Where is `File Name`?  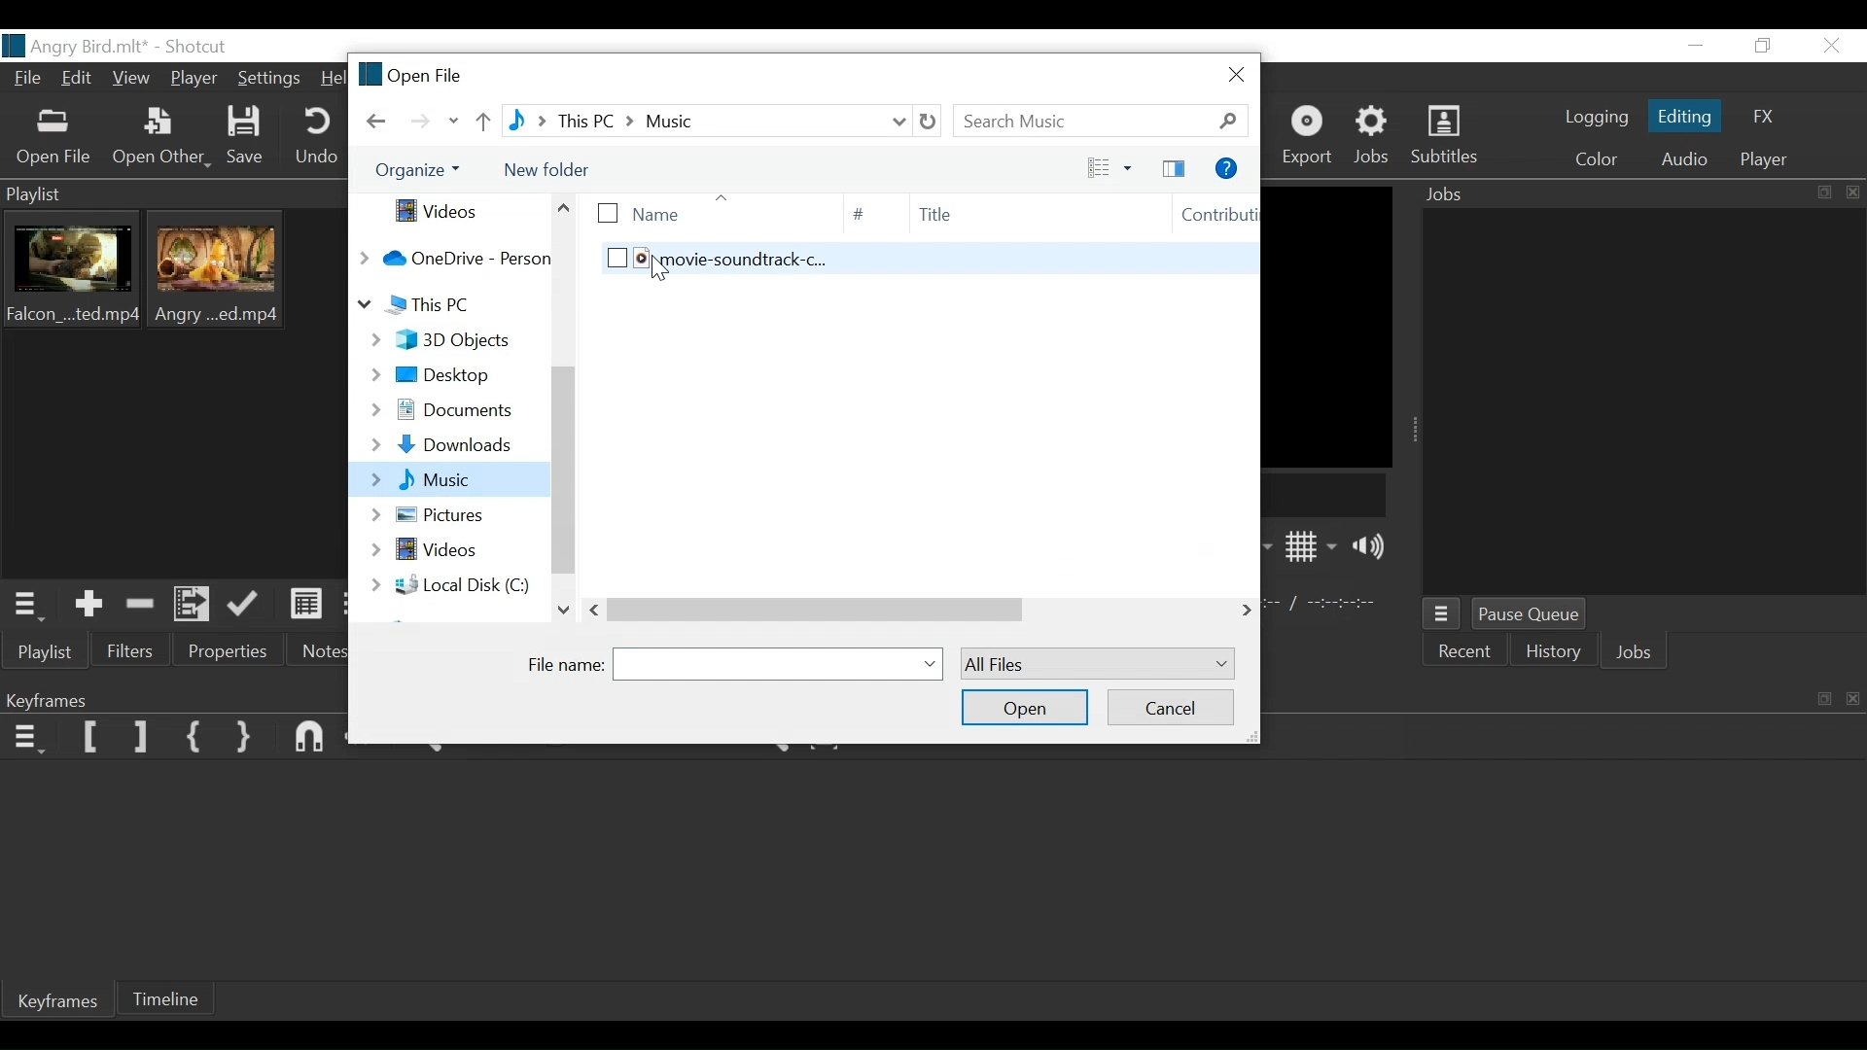 File Name is located at coordinates (76, 45).